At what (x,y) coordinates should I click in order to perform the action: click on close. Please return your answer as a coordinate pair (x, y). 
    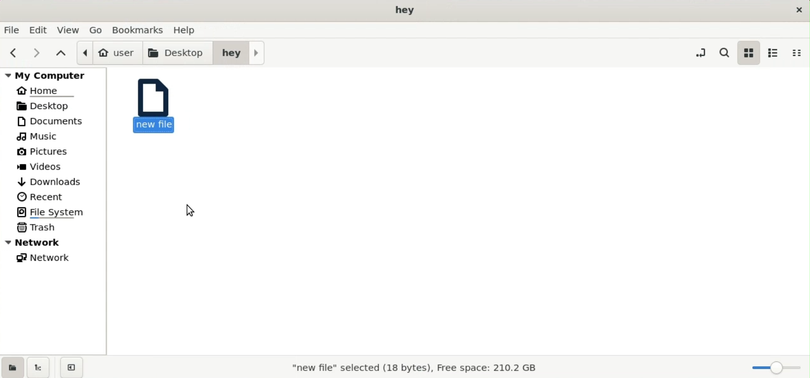
    Looking at the image, I should click on (797, 9).